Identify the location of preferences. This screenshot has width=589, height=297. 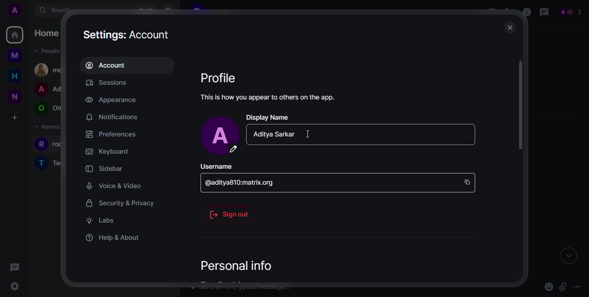
(111, 134).